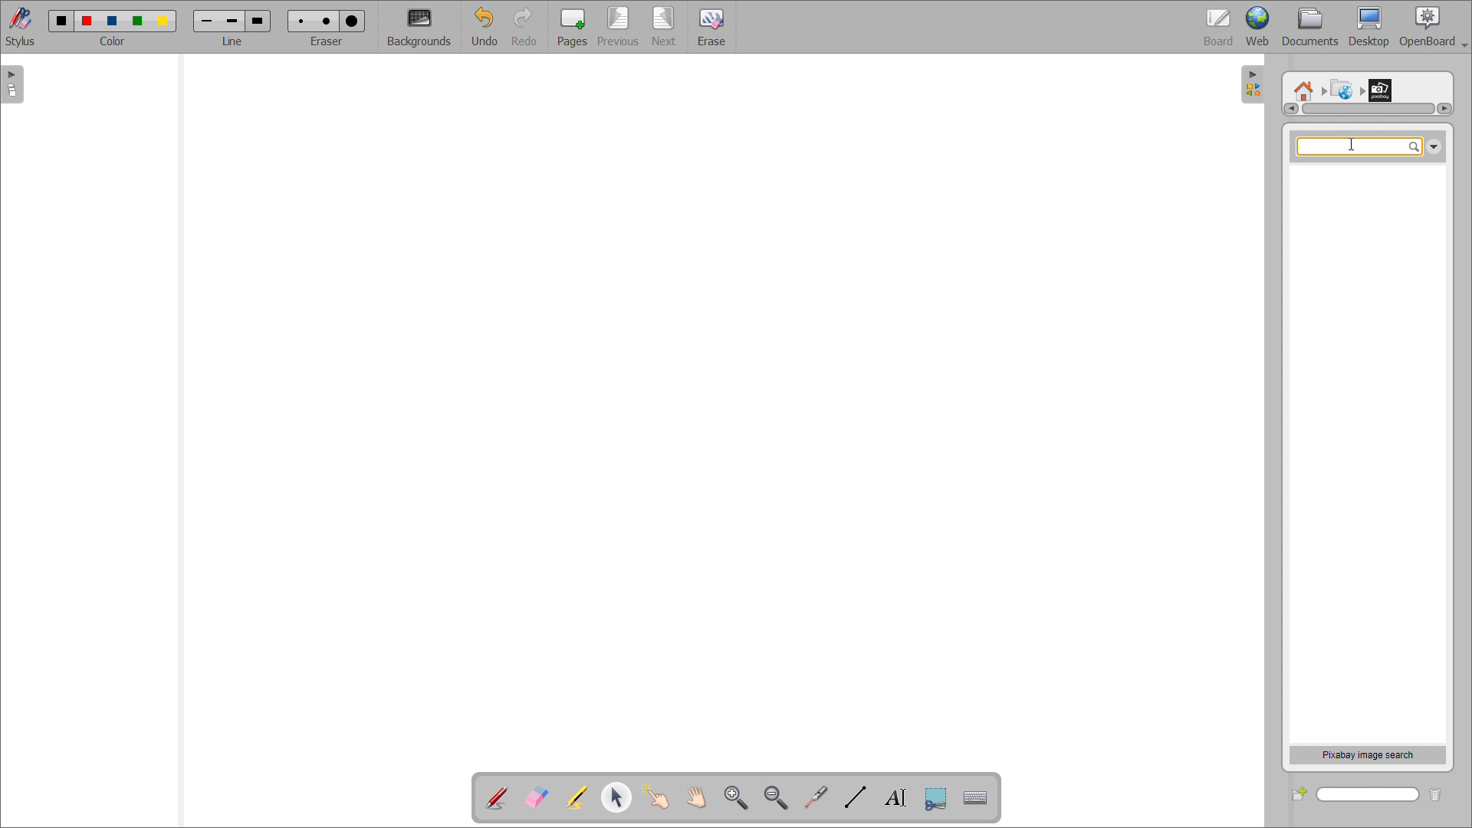 The width and height of the screenshot is (1472, 828). I want to click on desktop view, so click(1370, 27).